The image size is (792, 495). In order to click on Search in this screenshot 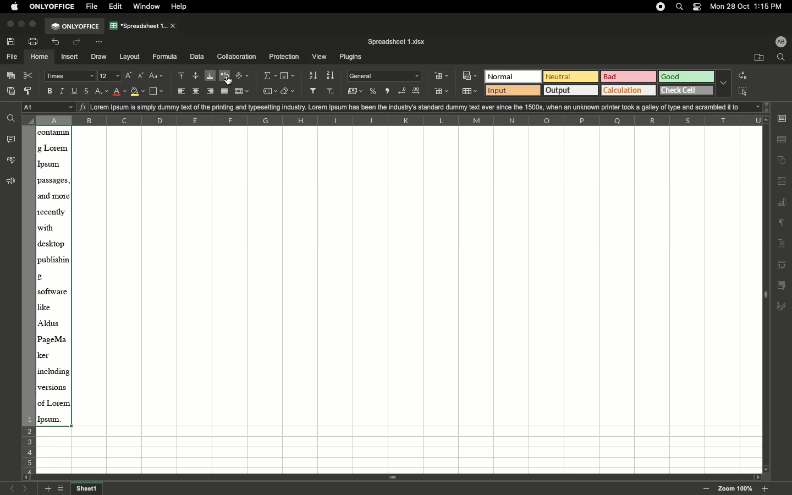, I will do `click(680, 7)`.